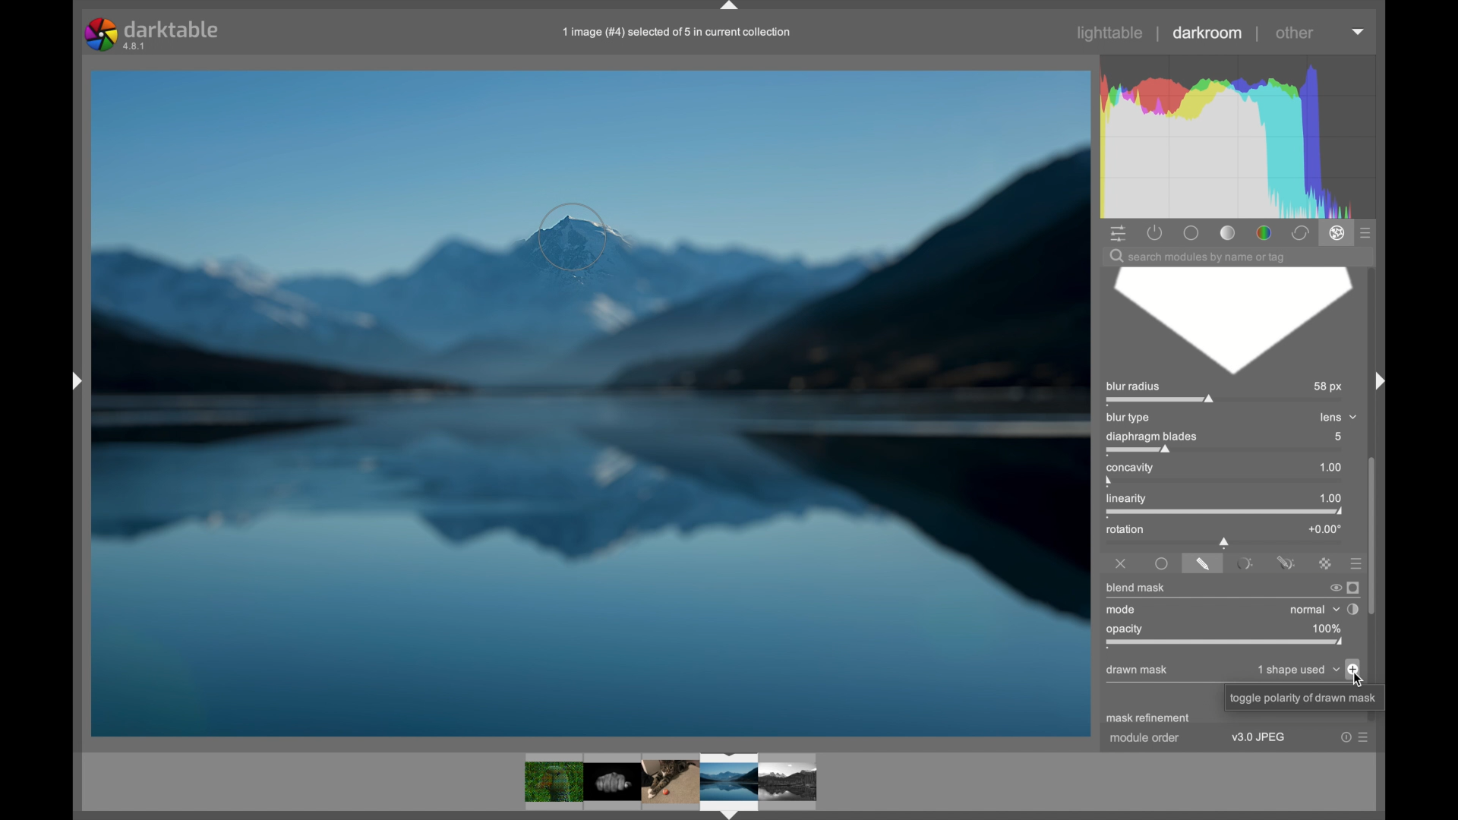  Describe the element at coordinates (1326, 386) in the screenshot. I see `58 px` at that location.